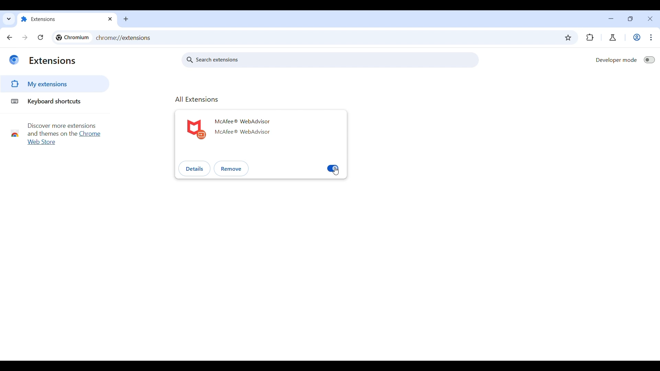 The height and width of the screenshot is (371, 660). Describe the element at coordinates (651, 37) in the screenshot. I see `Customize and control Chromium highlighted` at that location.